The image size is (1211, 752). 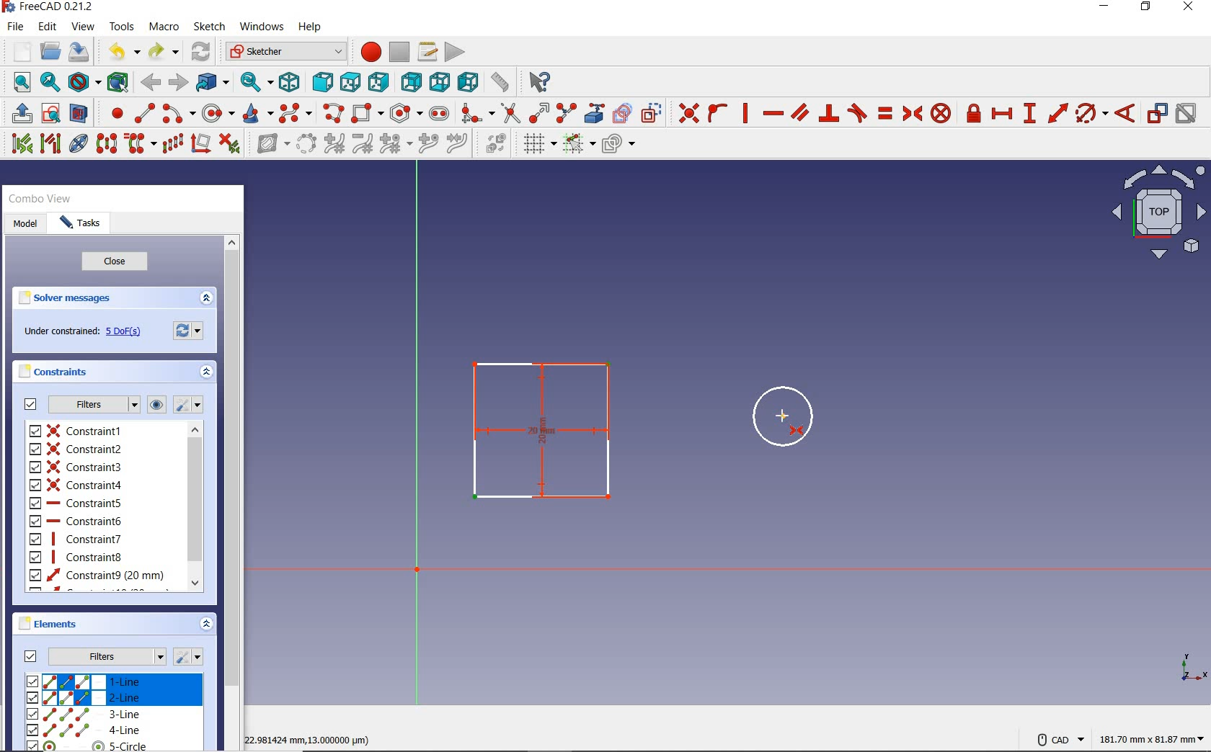 What do you see at coordinates (510, 113) in the screenshot?
I see `trim edge` at bounding box center [510, 113].